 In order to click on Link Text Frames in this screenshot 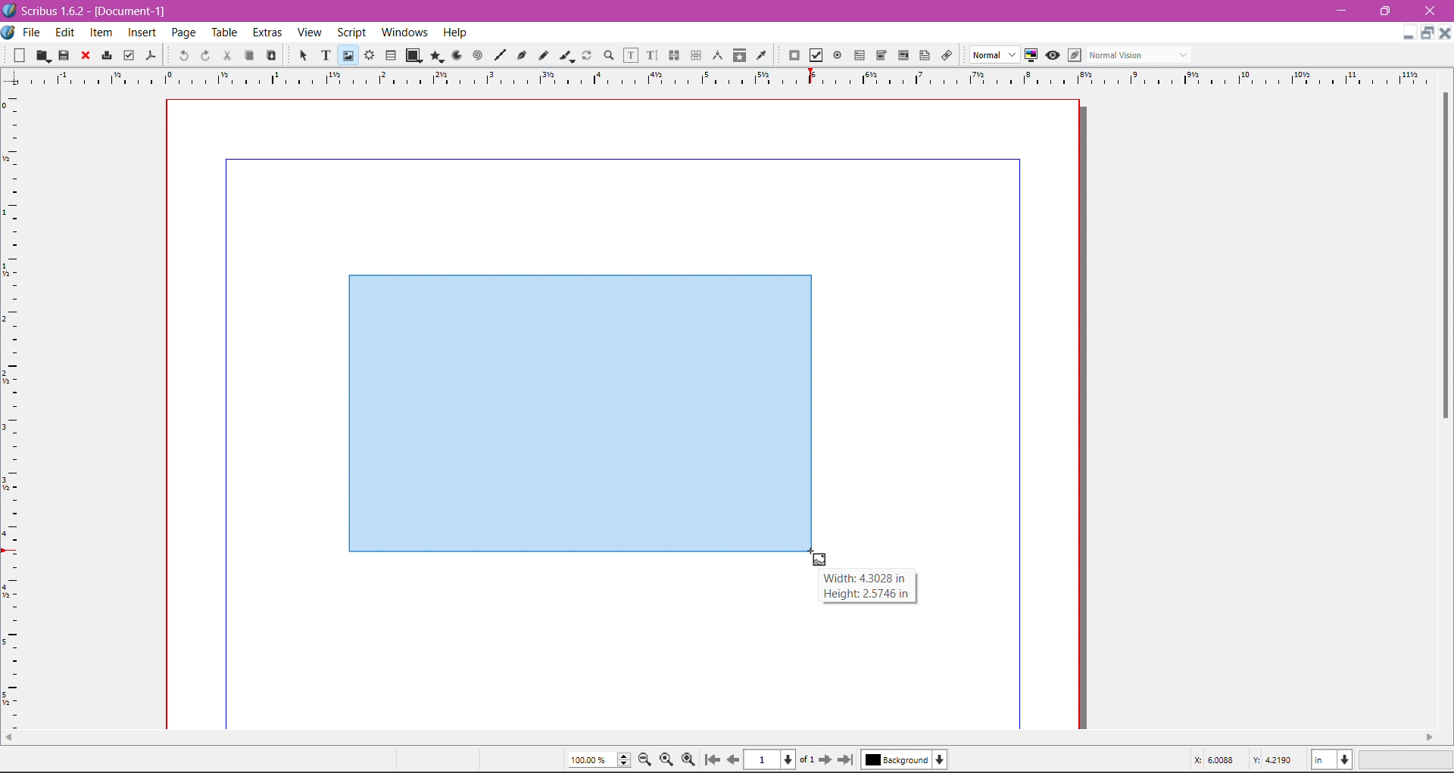, I will do `click(674, 55)`.